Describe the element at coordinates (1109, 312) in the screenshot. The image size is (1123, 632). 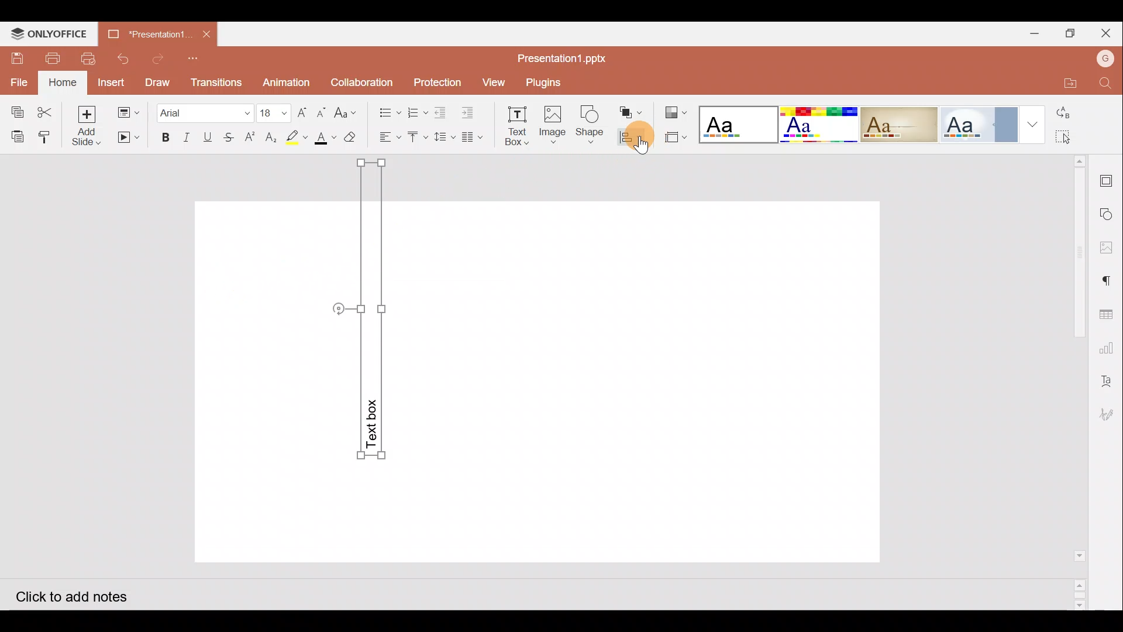
I see `Table settings` at that location.